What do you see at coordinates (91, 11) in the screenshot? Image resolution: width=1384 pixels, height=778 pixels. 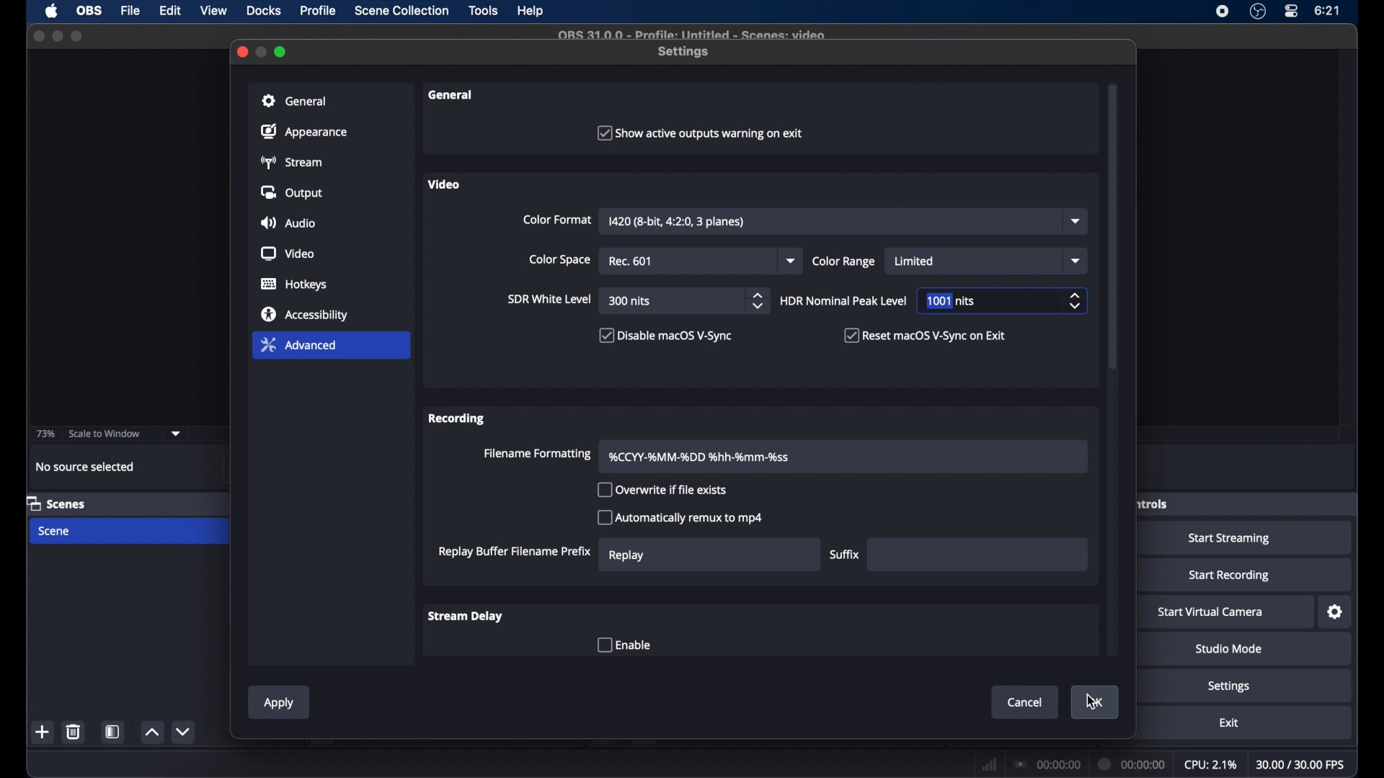 I see `obs` at bounding box center [91, 11].